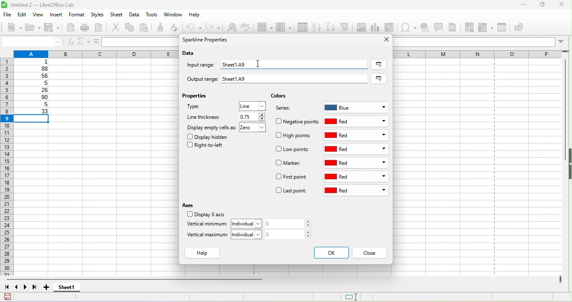 Image resolution: width=572 pixels, height=302 pixels. Describe the element at coordinates (195, 16) in the screenshot. I see `help` at that location.